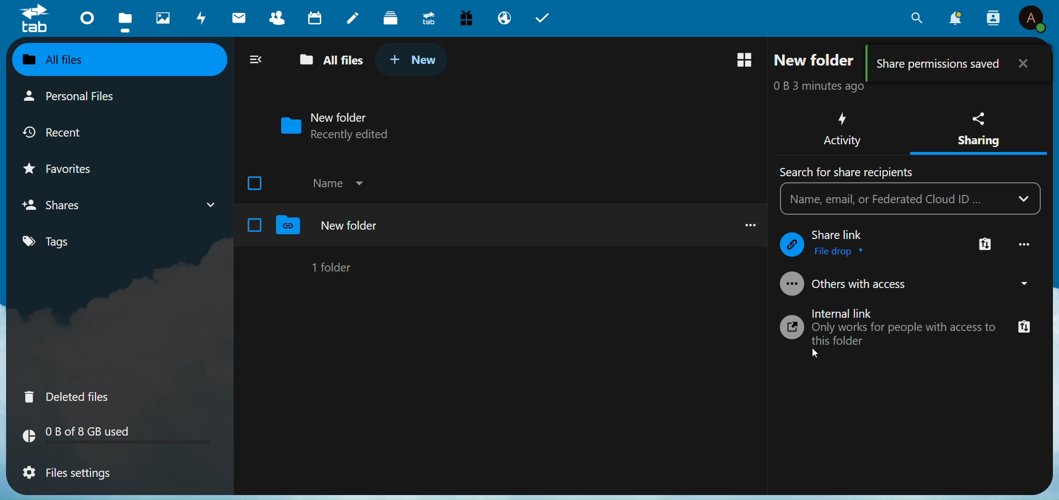  Describe the element at coordinates (986, 245) in the screenshot. I see `More Link Option` at that location.